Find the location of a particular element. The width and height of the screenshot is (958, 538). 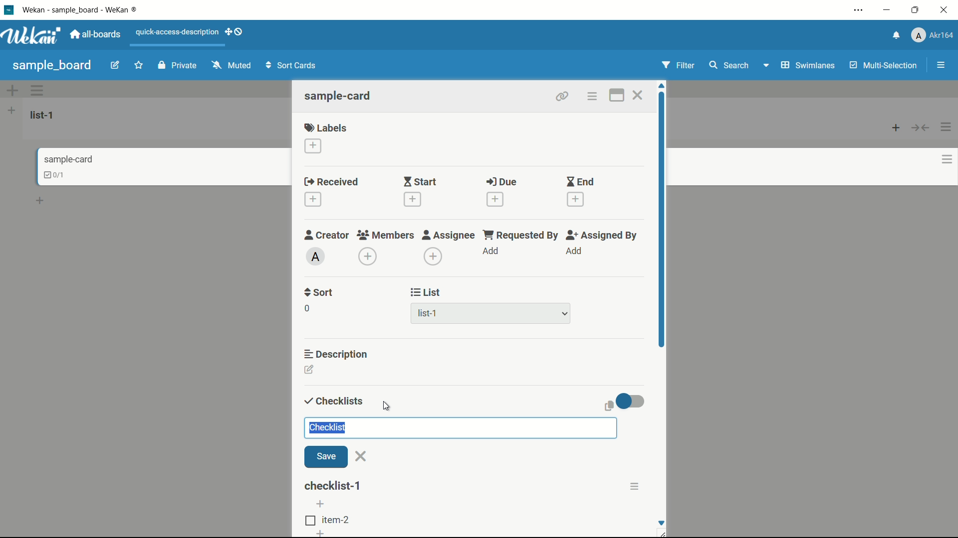

close card is located at coordinates (637, 97).